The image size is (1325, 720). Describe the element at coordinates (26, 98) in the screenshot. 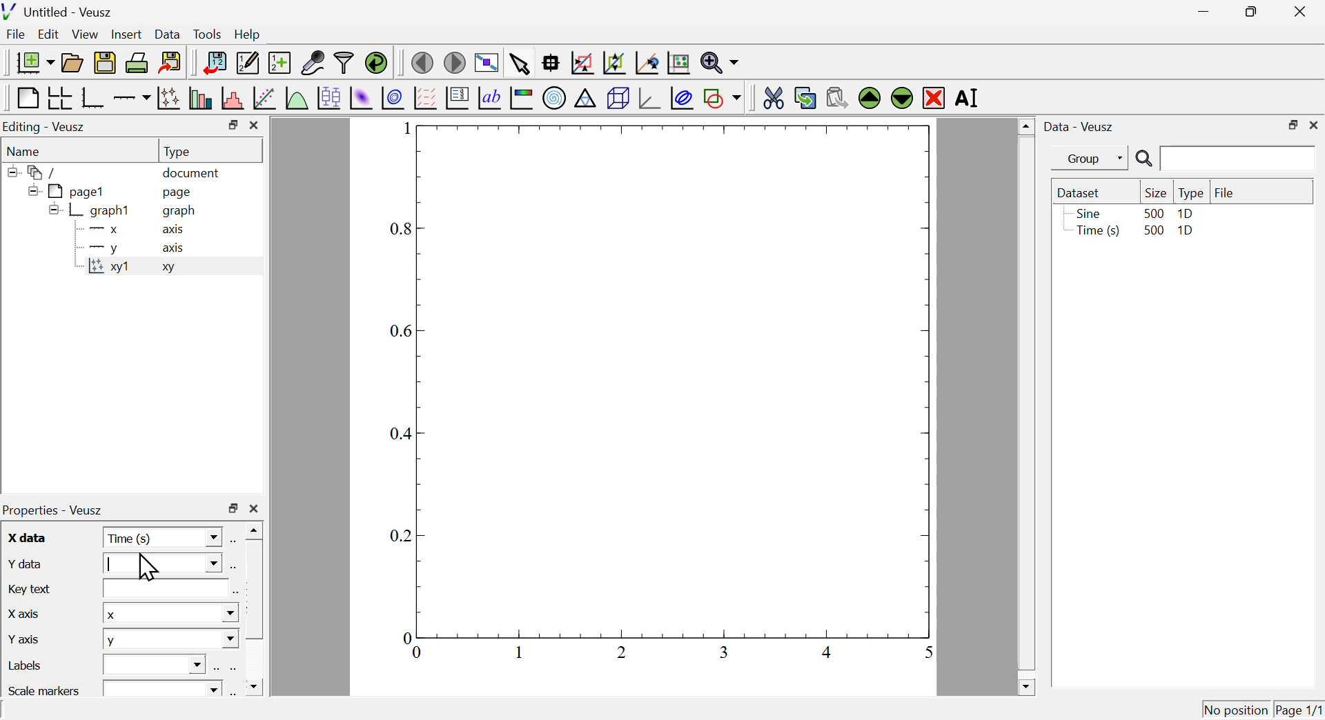

I see `blank page` at that location.